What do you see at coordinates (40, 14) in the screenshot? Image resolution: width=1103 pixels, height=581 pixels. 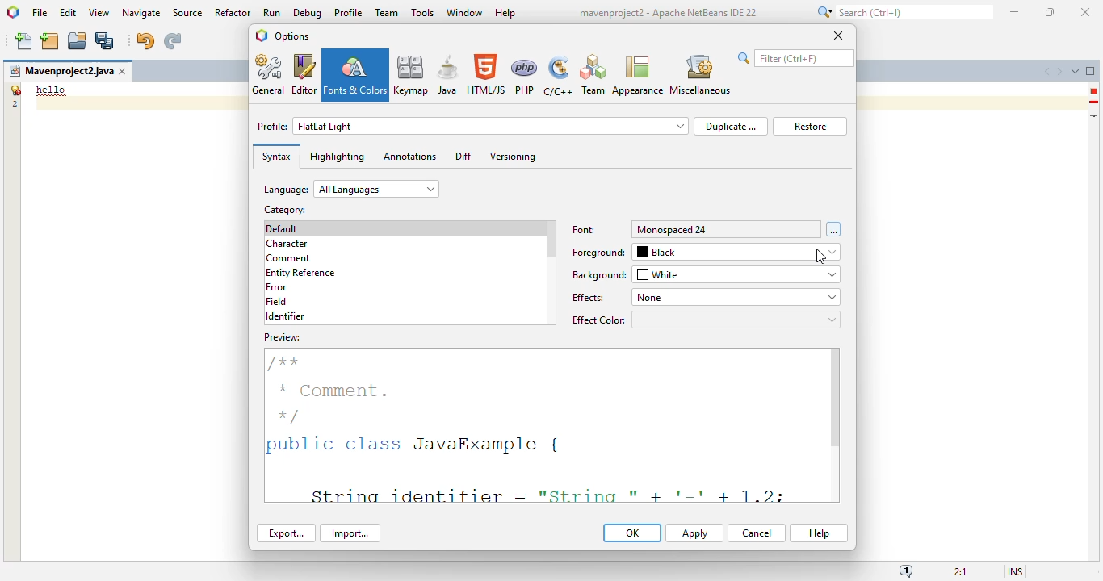 I see `file` at bounding box center [40, 14].